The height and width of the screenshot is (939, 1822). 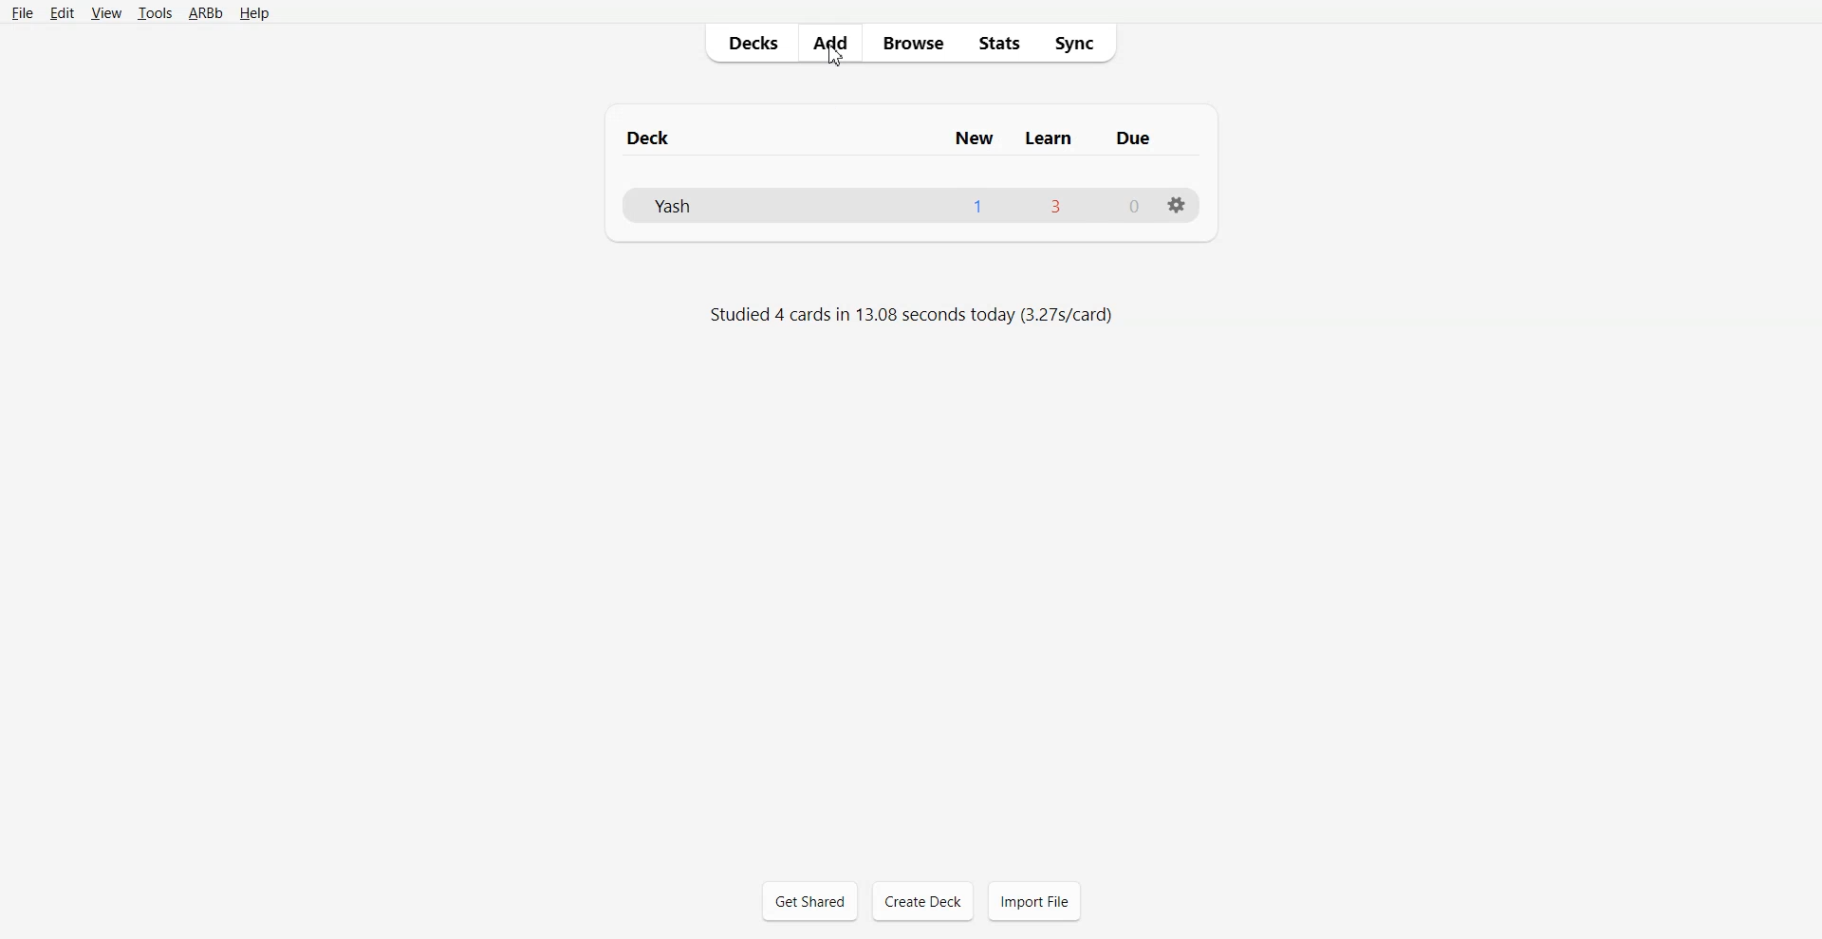 I want to click on File, so click(x=22, y=13).